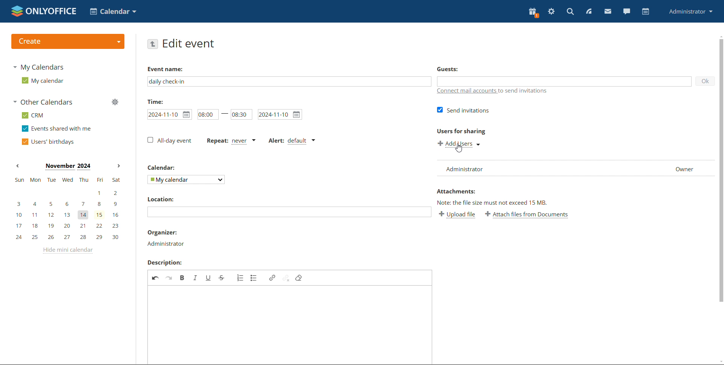 This screenshot has width=724, height=365. I want to click on italic, so click(196, 277).